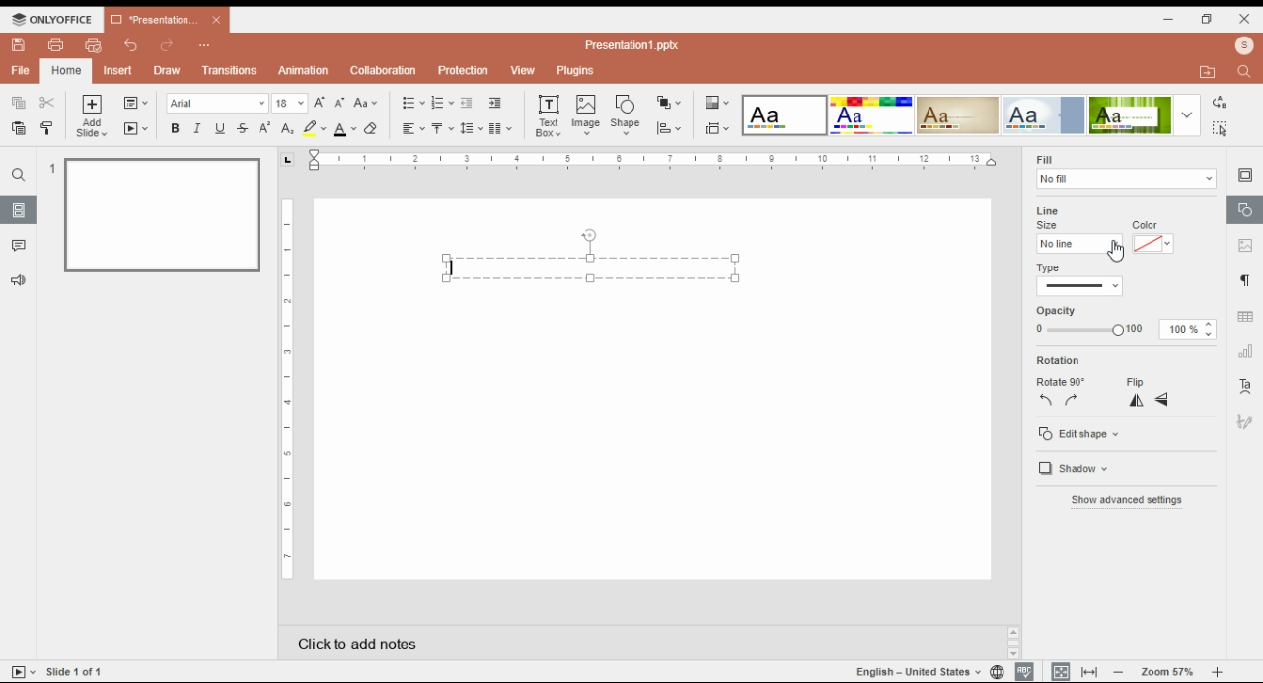  What do you see at coordinates (243, 129) in the screenshot?
I see `strikethrough` at bounding box center [243, 129].